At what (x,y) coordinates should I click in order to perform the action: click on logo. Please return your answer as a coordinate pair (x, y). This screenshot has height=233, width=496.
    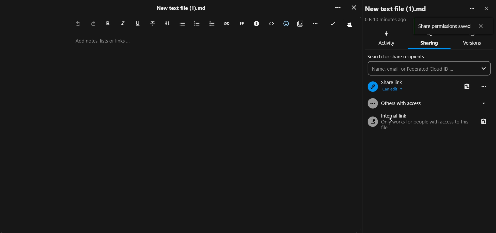
    Looking at the image, I should click on (371, 104).